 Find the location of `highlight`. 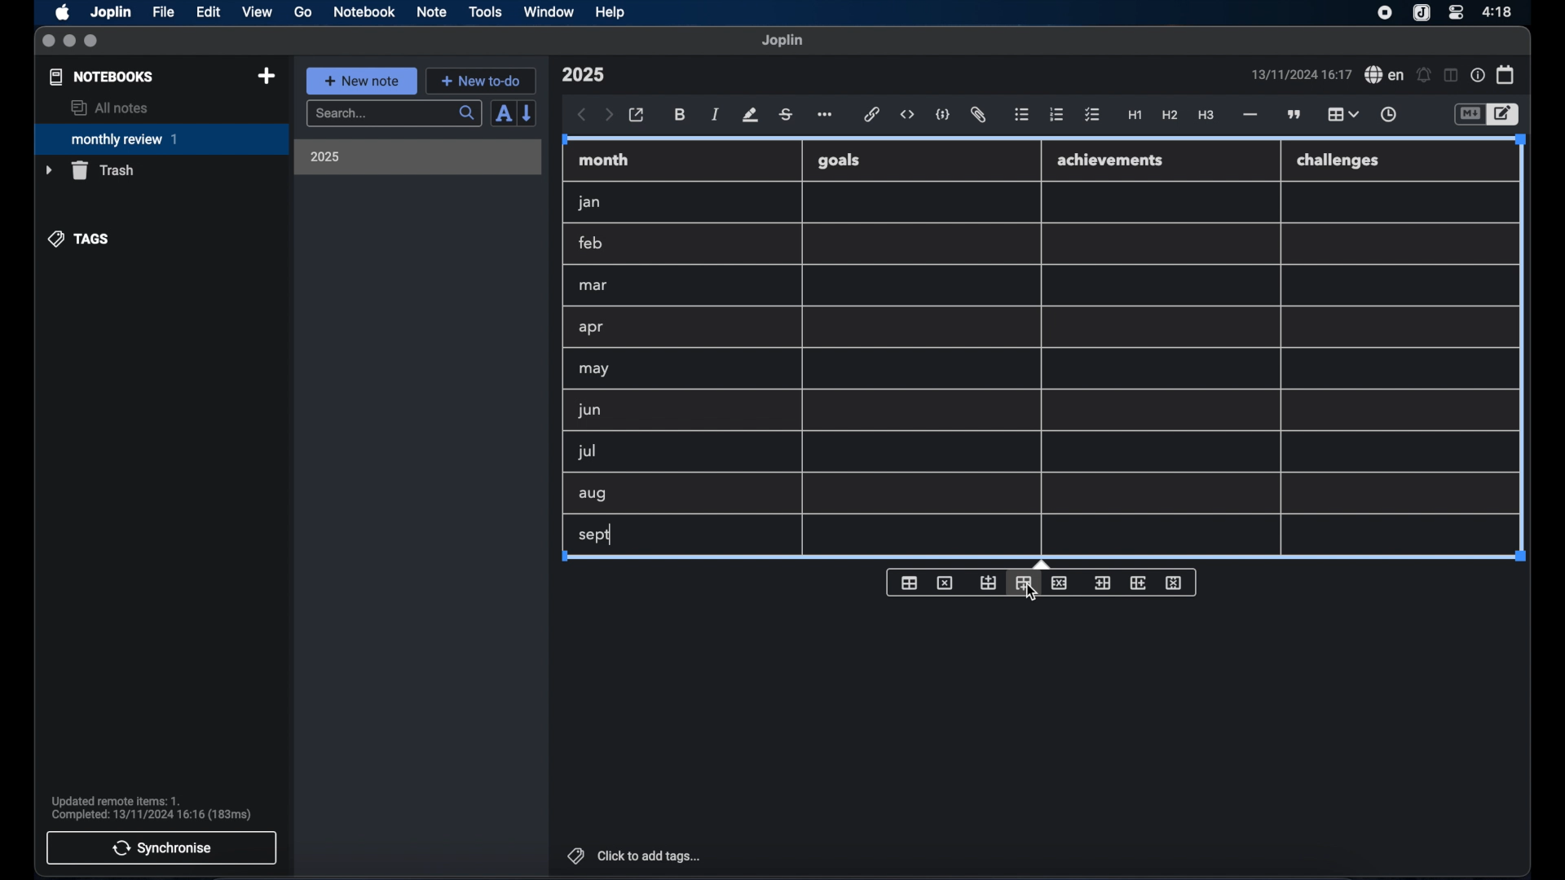

highlight is located at coordinates (750, 115).